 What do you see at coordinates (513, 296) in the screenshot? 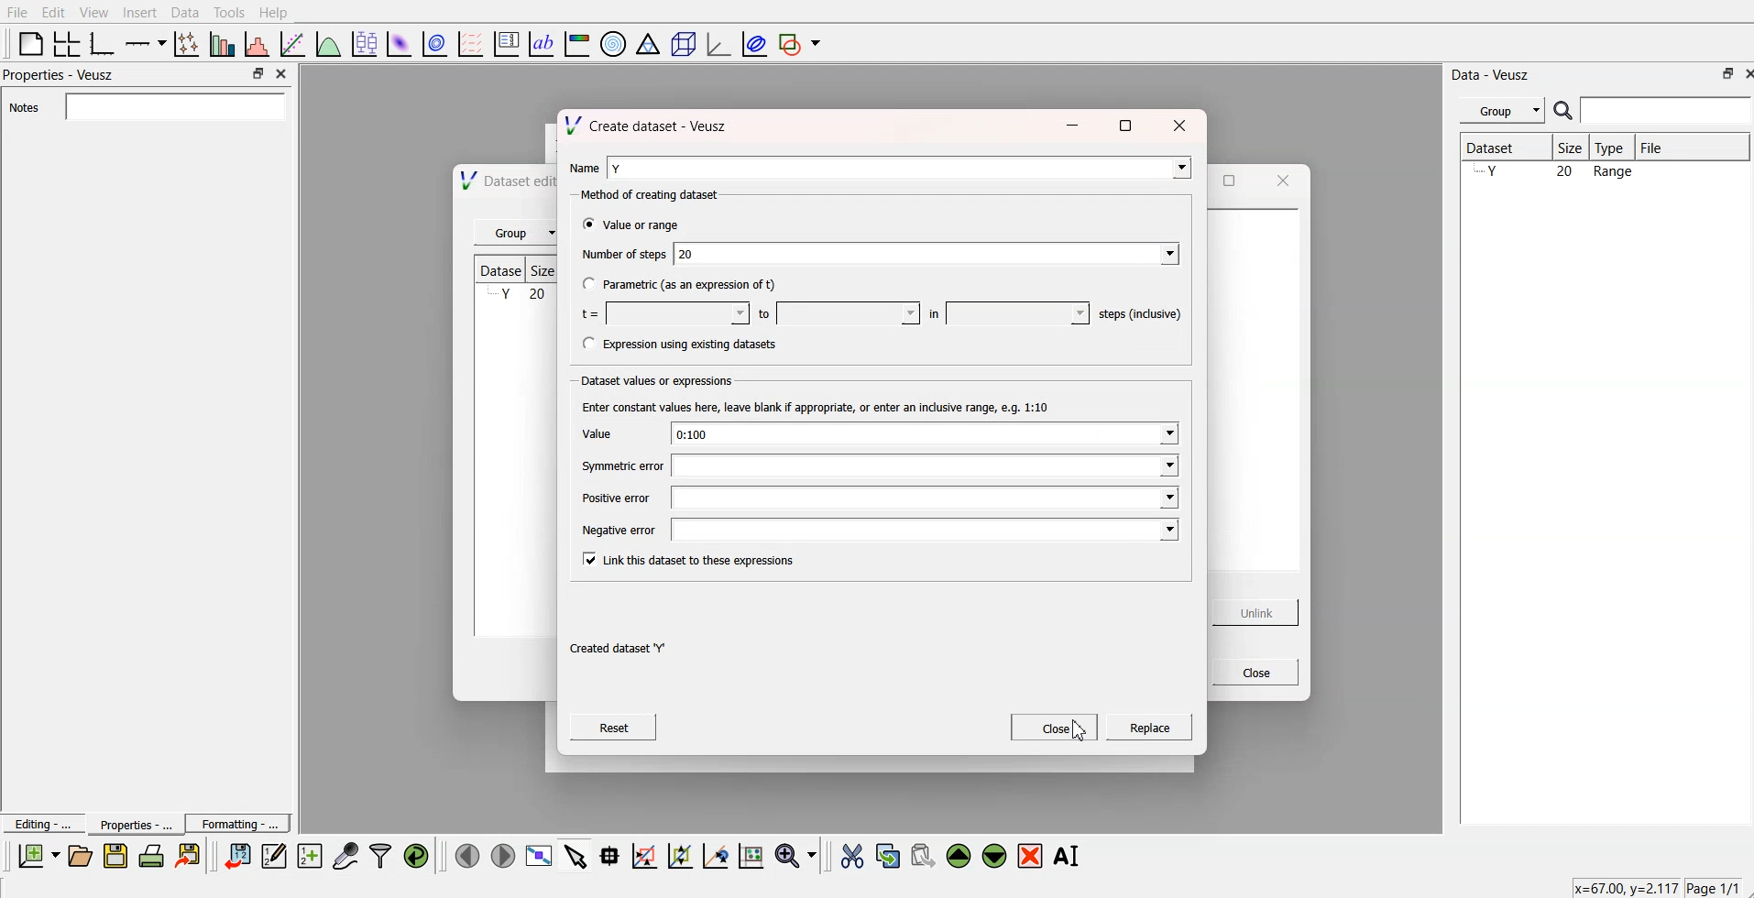
I see `y 20` at bounding box center [513, 296].